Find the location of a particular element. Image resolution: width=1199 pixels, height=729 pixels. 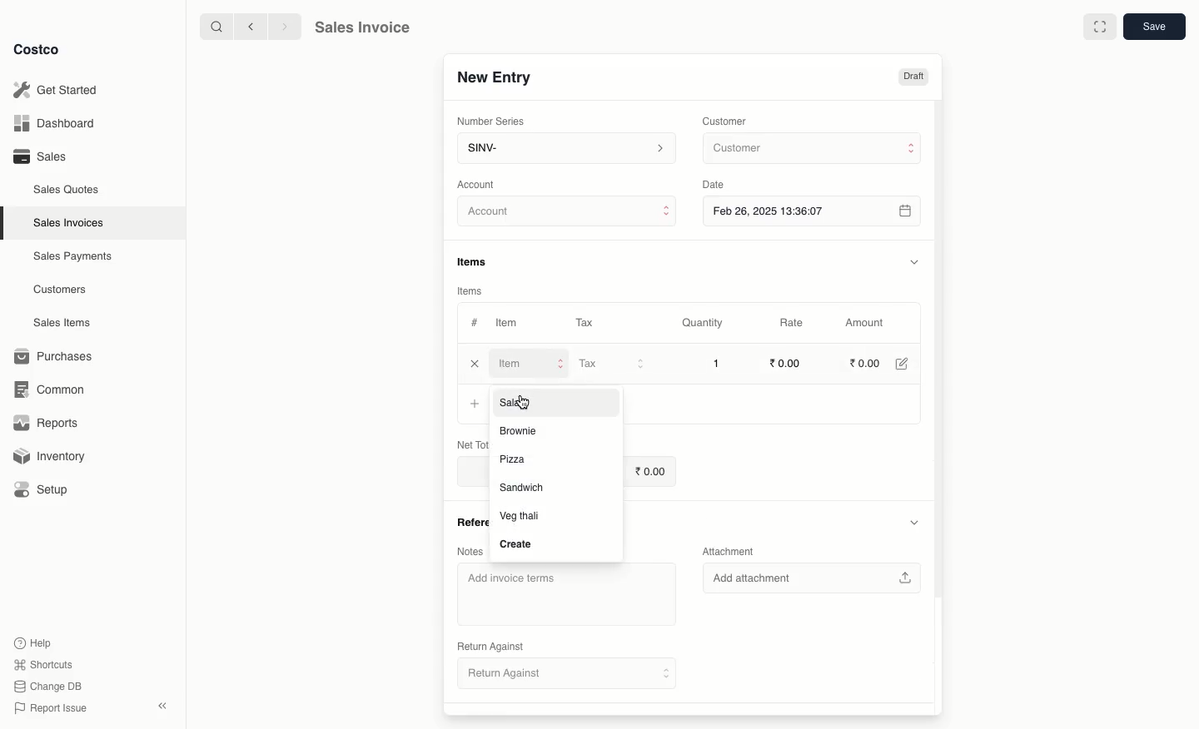

Pizza is located at coordinates (515, 460).